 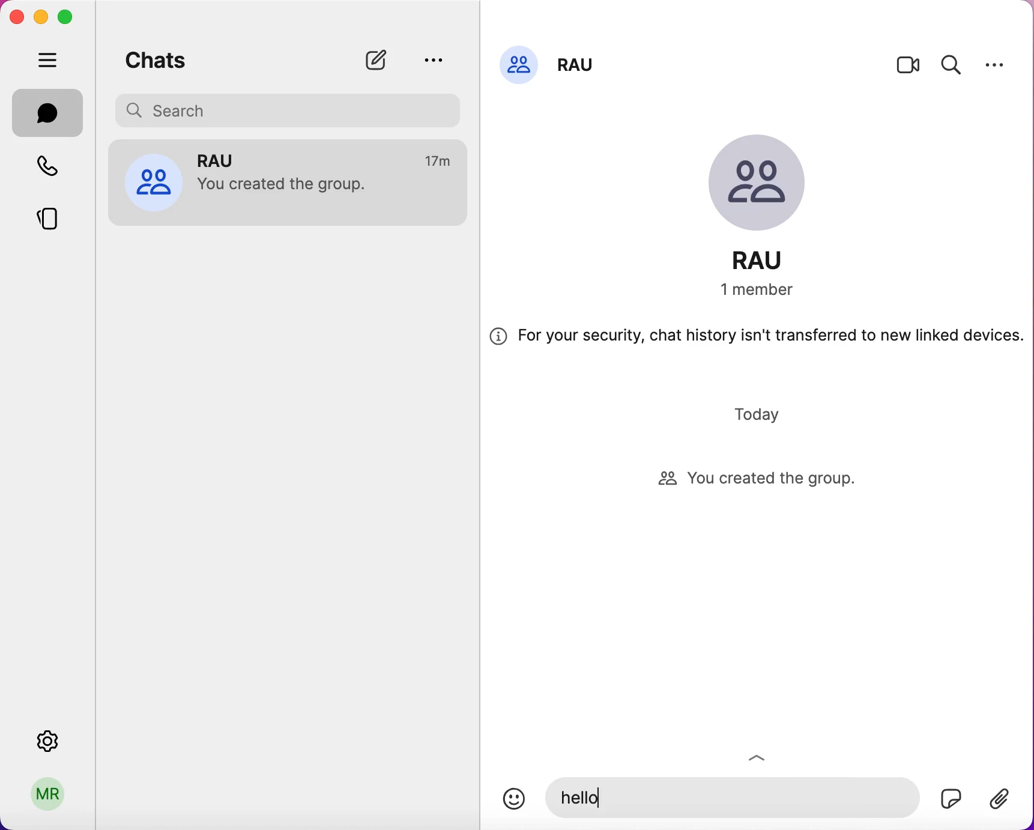 What do you see at coordinates (57, 214) in the screenshot?
I see `stories` at bounding box center [57, 214].